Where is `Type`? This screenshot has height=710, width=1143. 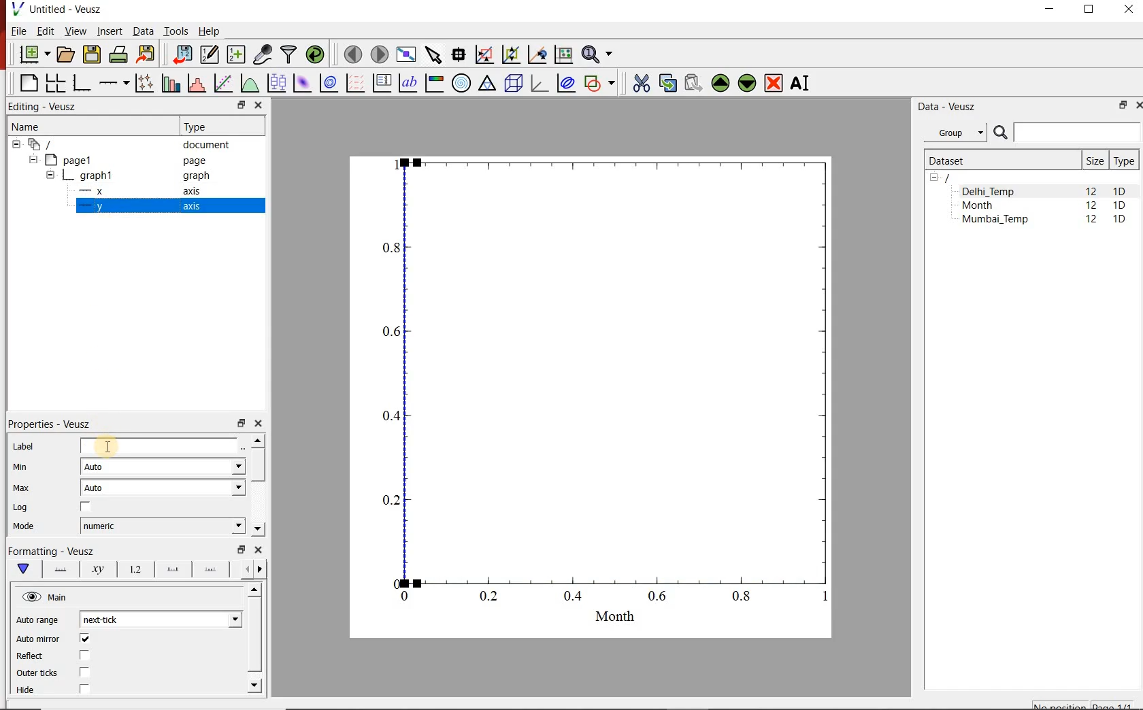 Type is located at coordinates (201, 126).